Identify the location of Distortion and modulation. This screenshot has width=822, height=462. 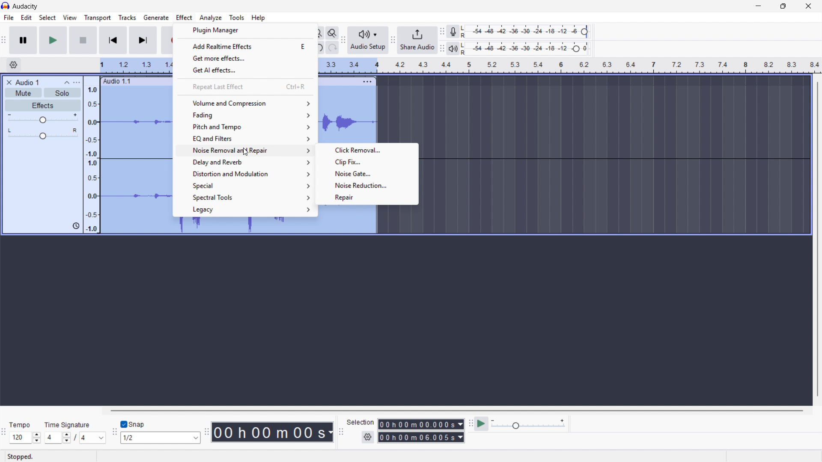
(244, 175).